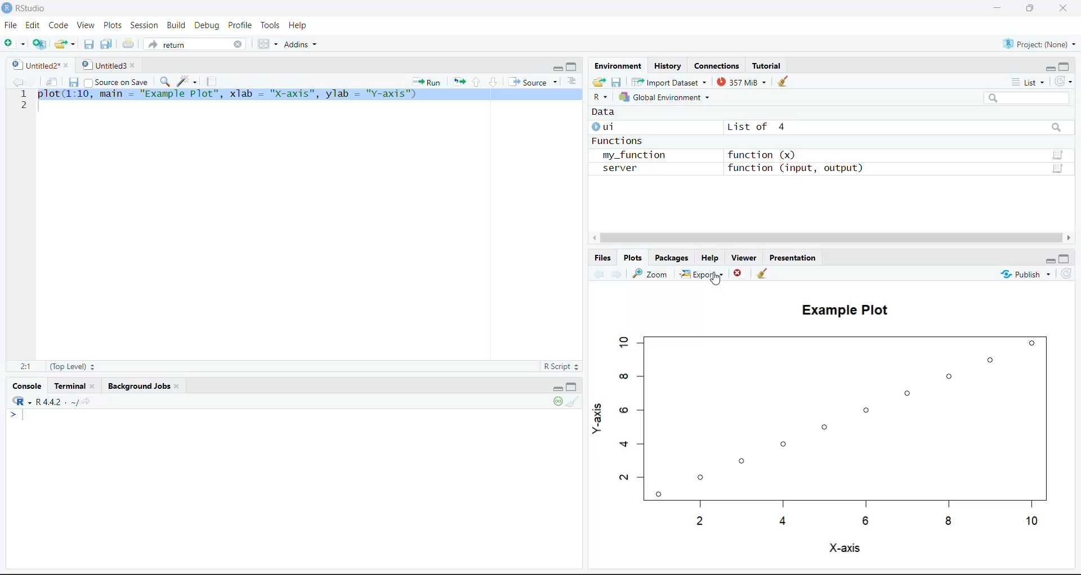  Describe the element at coordinates (557, 68) in the screenshot. I see `Minimize` at that location.